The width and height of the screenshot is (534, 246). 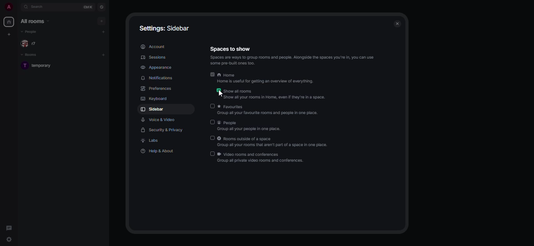 What do you see at coordinates (8, 34) in the screenshot?
I see `create space` at bounding box center [8, 34].